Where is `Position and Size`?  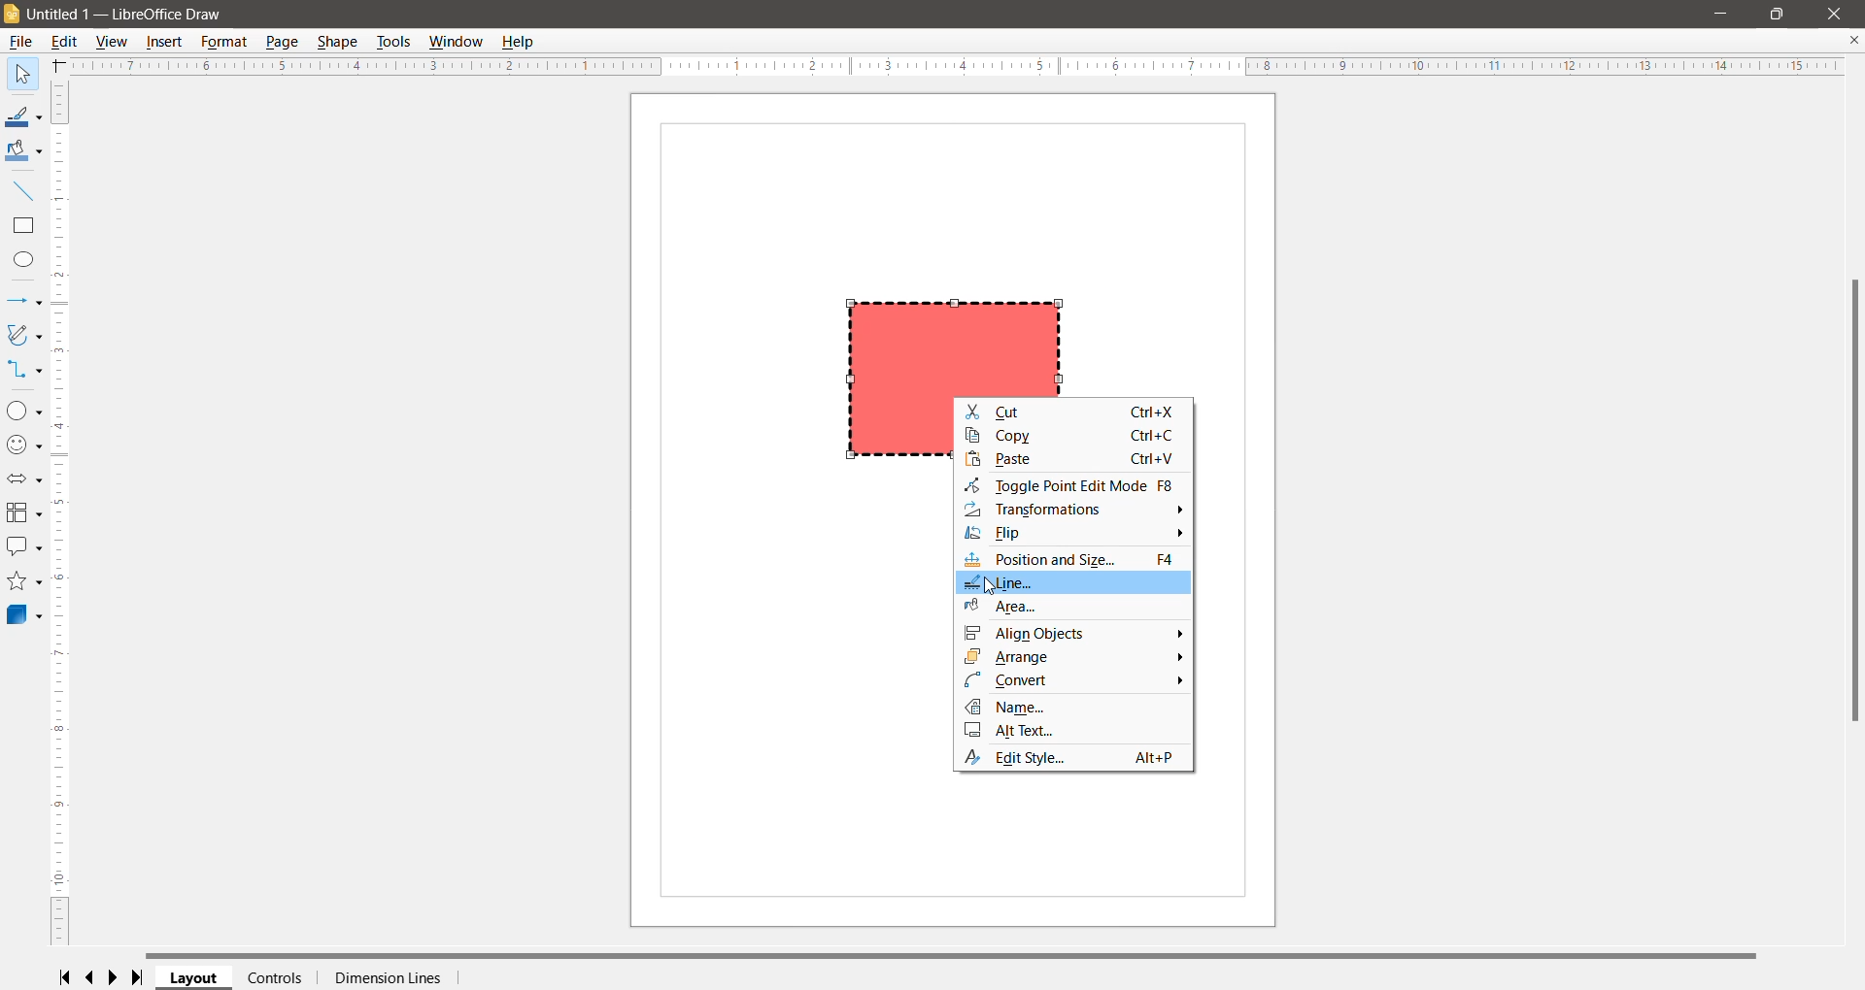
Position and Size is located at coordinates (1071, 561).